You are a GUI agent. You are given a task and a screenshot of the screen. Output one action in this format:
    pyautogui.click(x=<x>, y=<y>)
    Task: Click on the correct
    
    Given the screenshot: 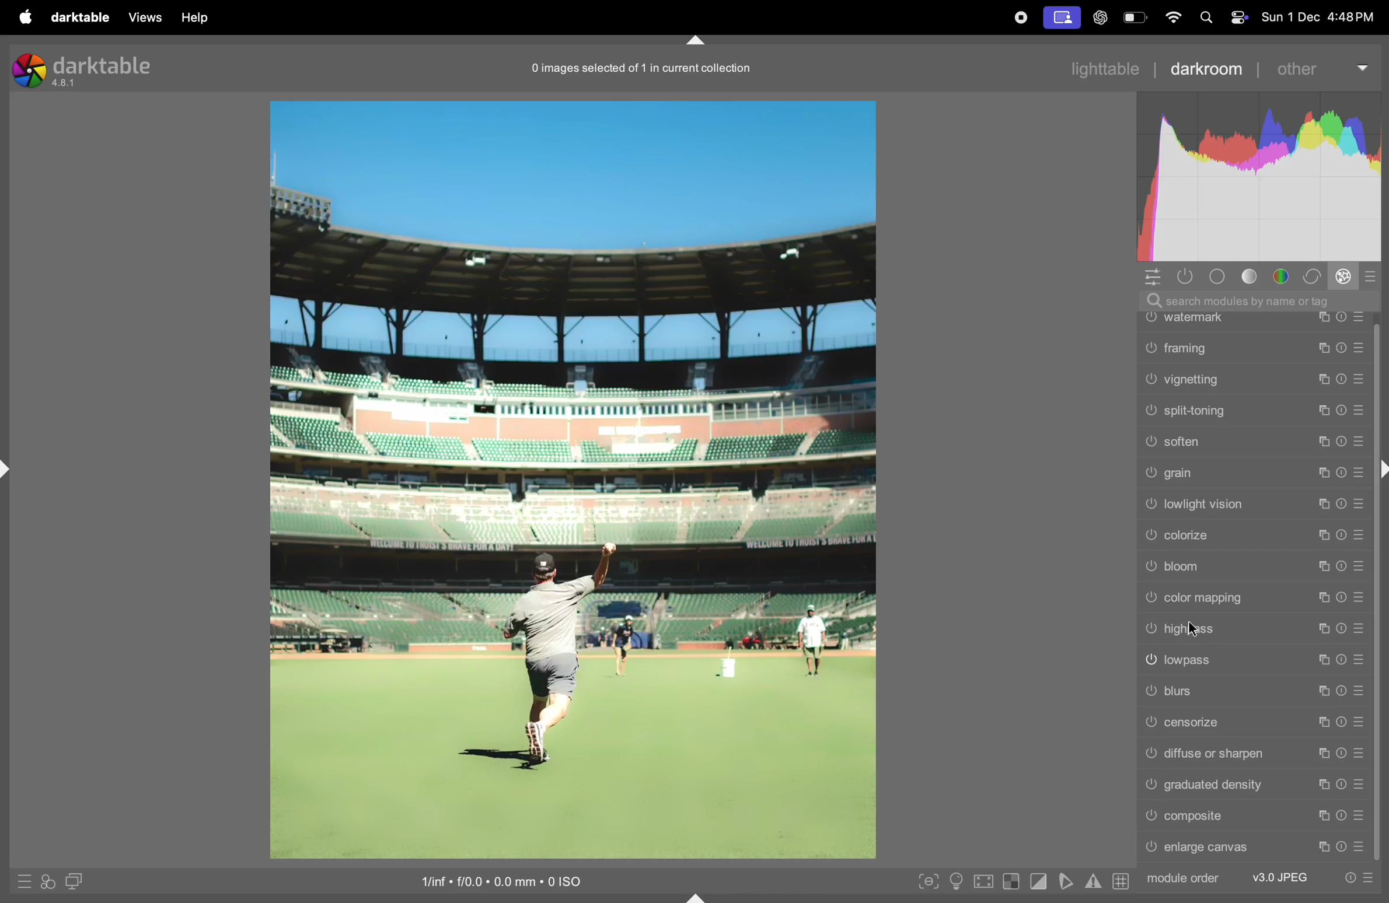 What is the action you would take?
    pyautogui.click(x=1313, y=275)
    